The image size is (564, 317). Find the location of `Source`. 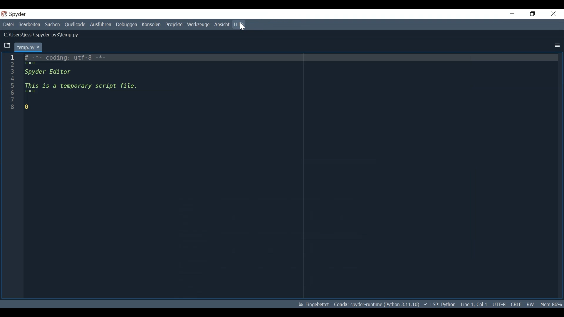

Source is located at coordinates (75, 25).